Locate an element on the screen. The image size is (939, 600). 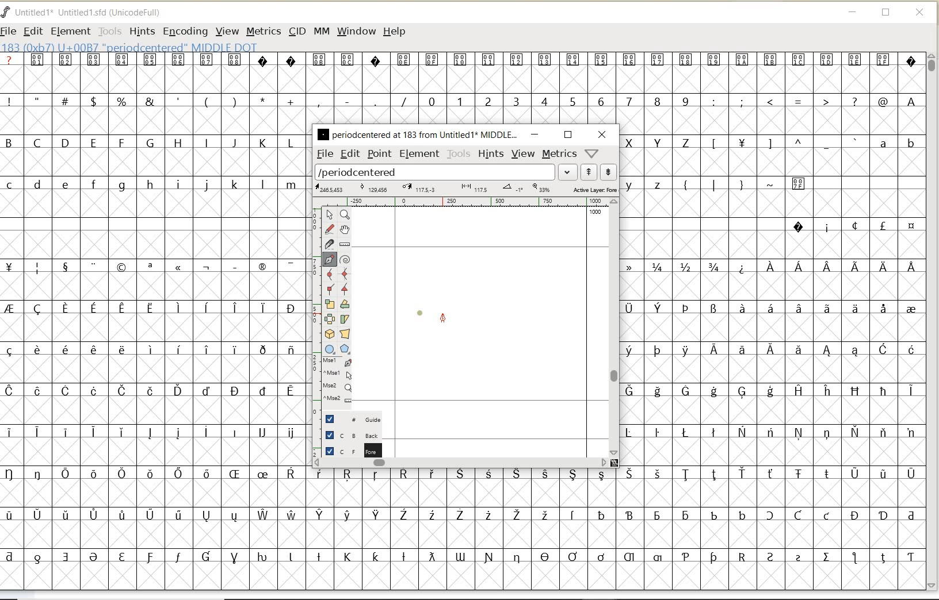
add a curve point always either horizontal or vertical is located at coordinates (345, 273).